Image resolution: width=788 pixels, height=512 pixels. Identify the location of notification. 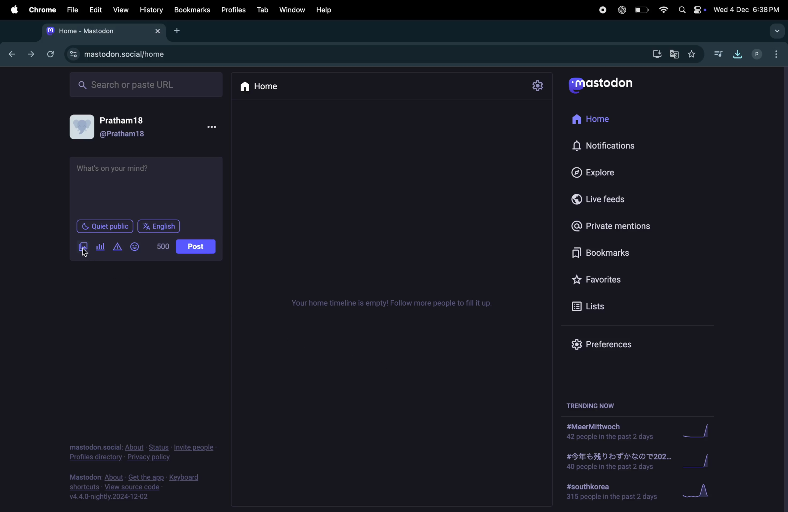
(610, 149).